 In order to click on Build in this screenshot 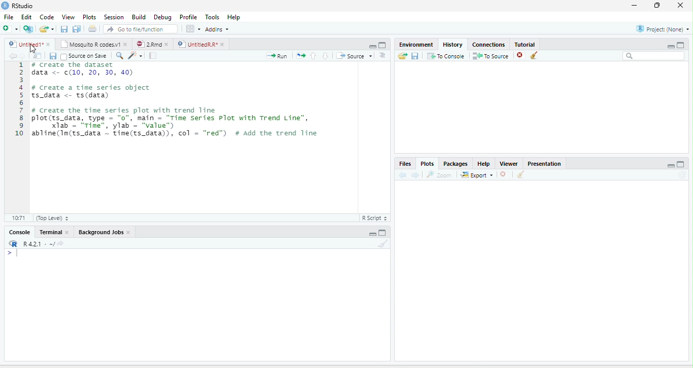, I will do `click(138, 17)`.